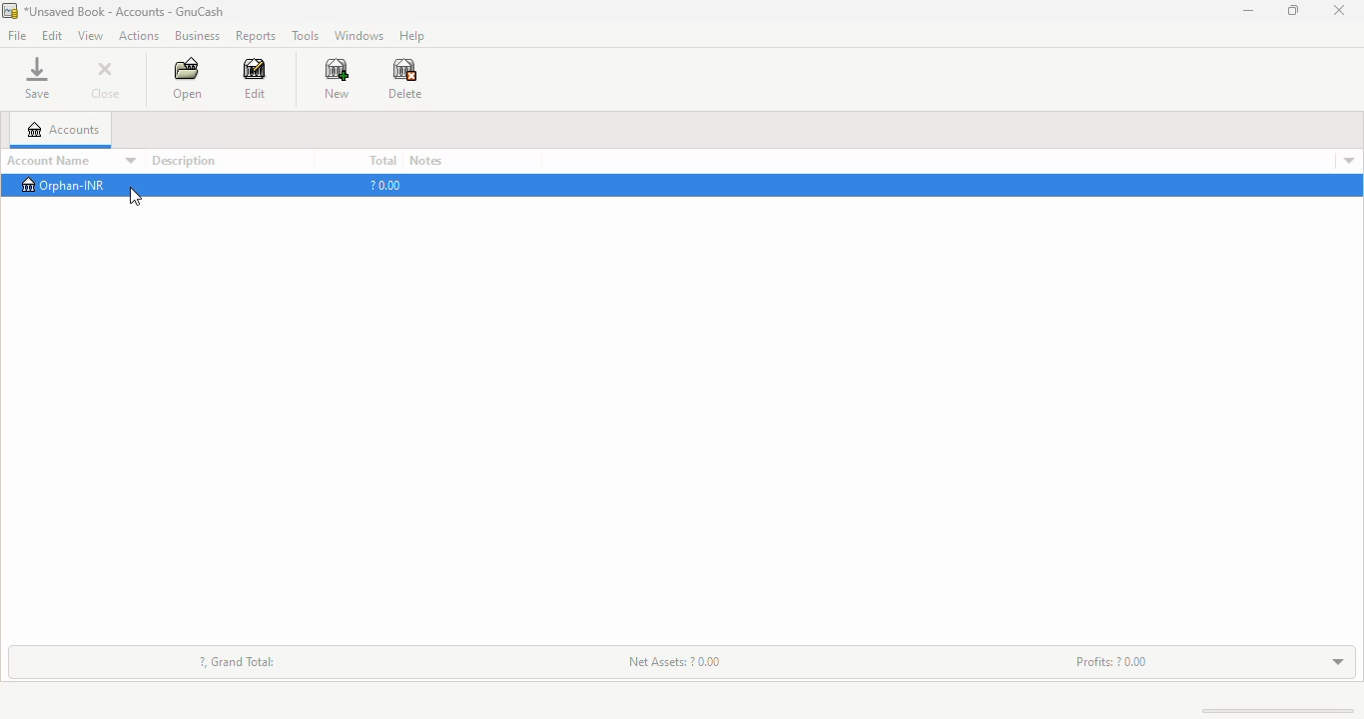 This screenshot has height=719, width=1364. What do you see at coordinates (53, 35) in the screenshot?
I see `edit` at bounding box center [53, 35].